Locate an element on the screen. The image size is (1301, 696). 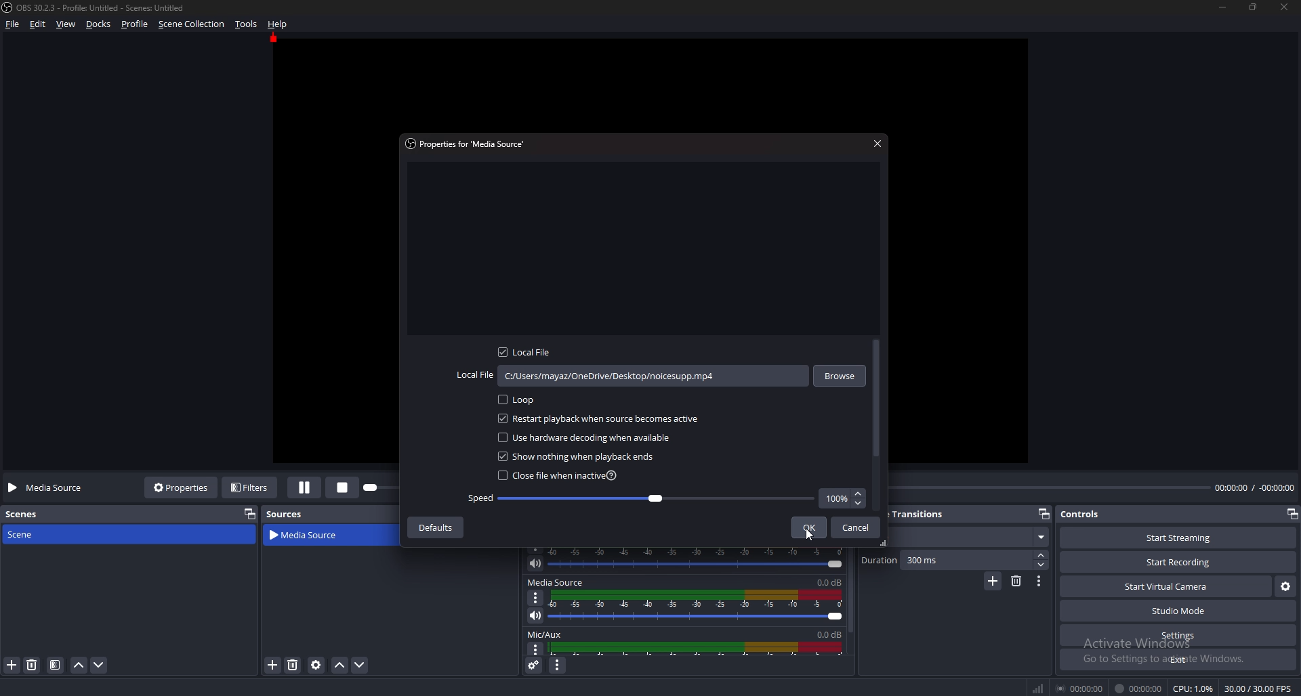
speed is located at coordinates (842, 498).